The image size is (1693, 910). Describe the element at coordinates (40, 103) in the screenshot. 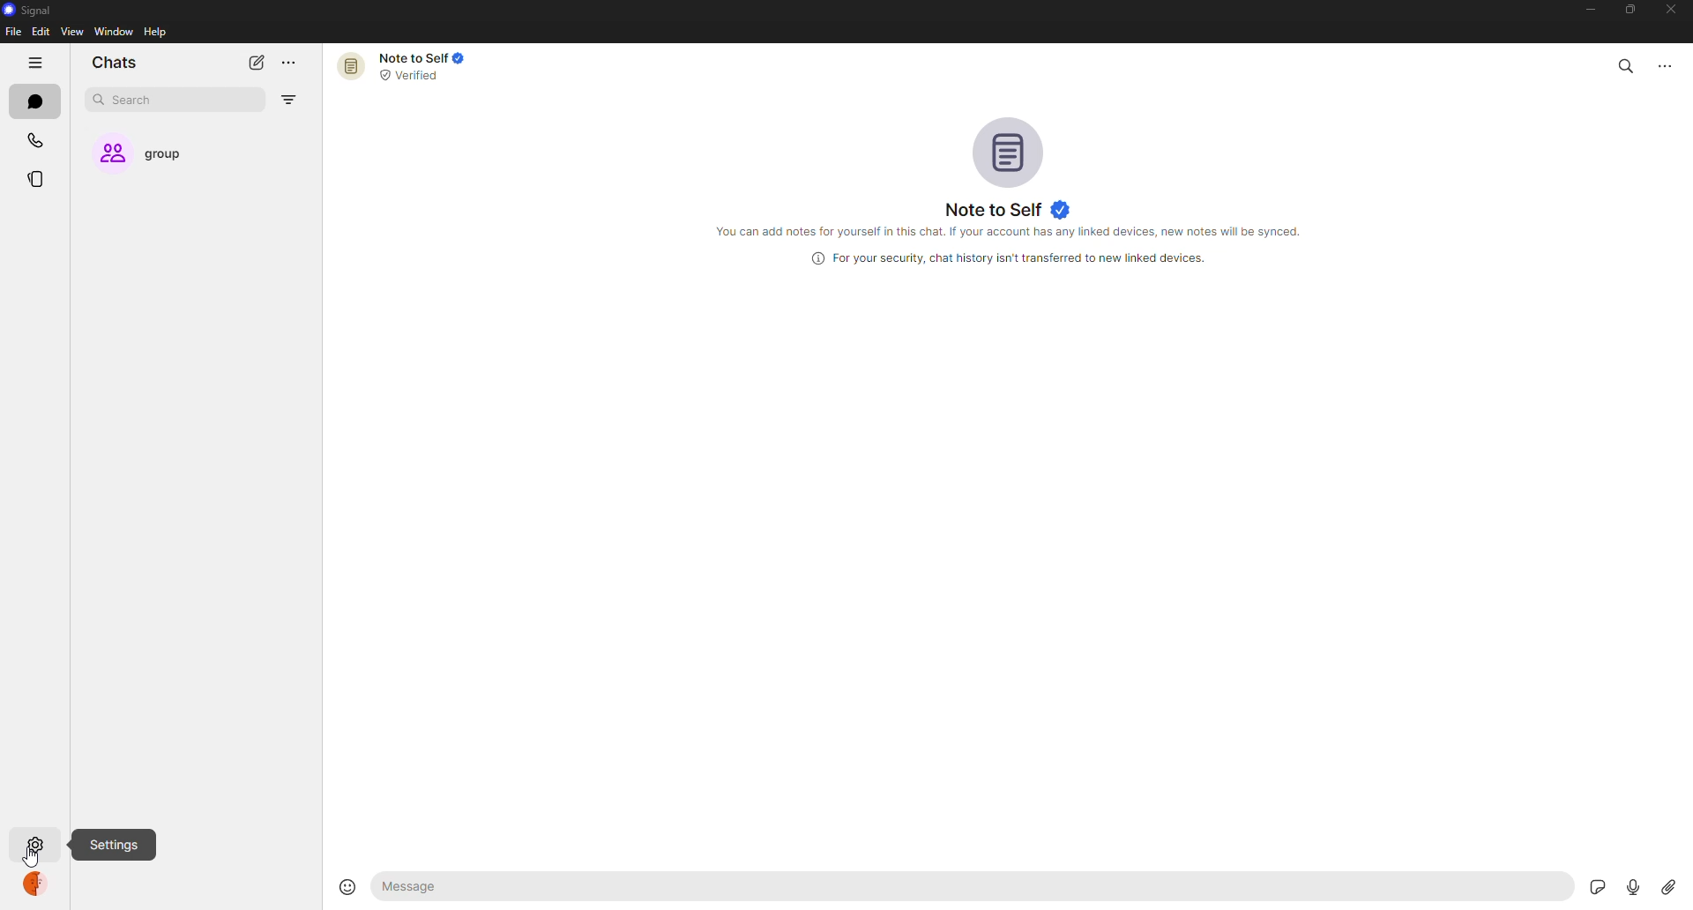

I see `chats` at that location.